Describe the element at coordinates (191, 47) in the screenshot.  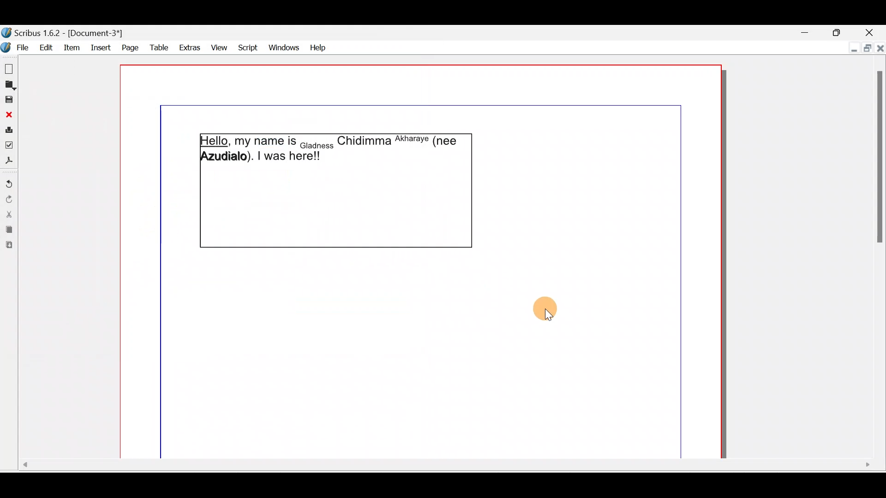
I see `Extras` at that location.